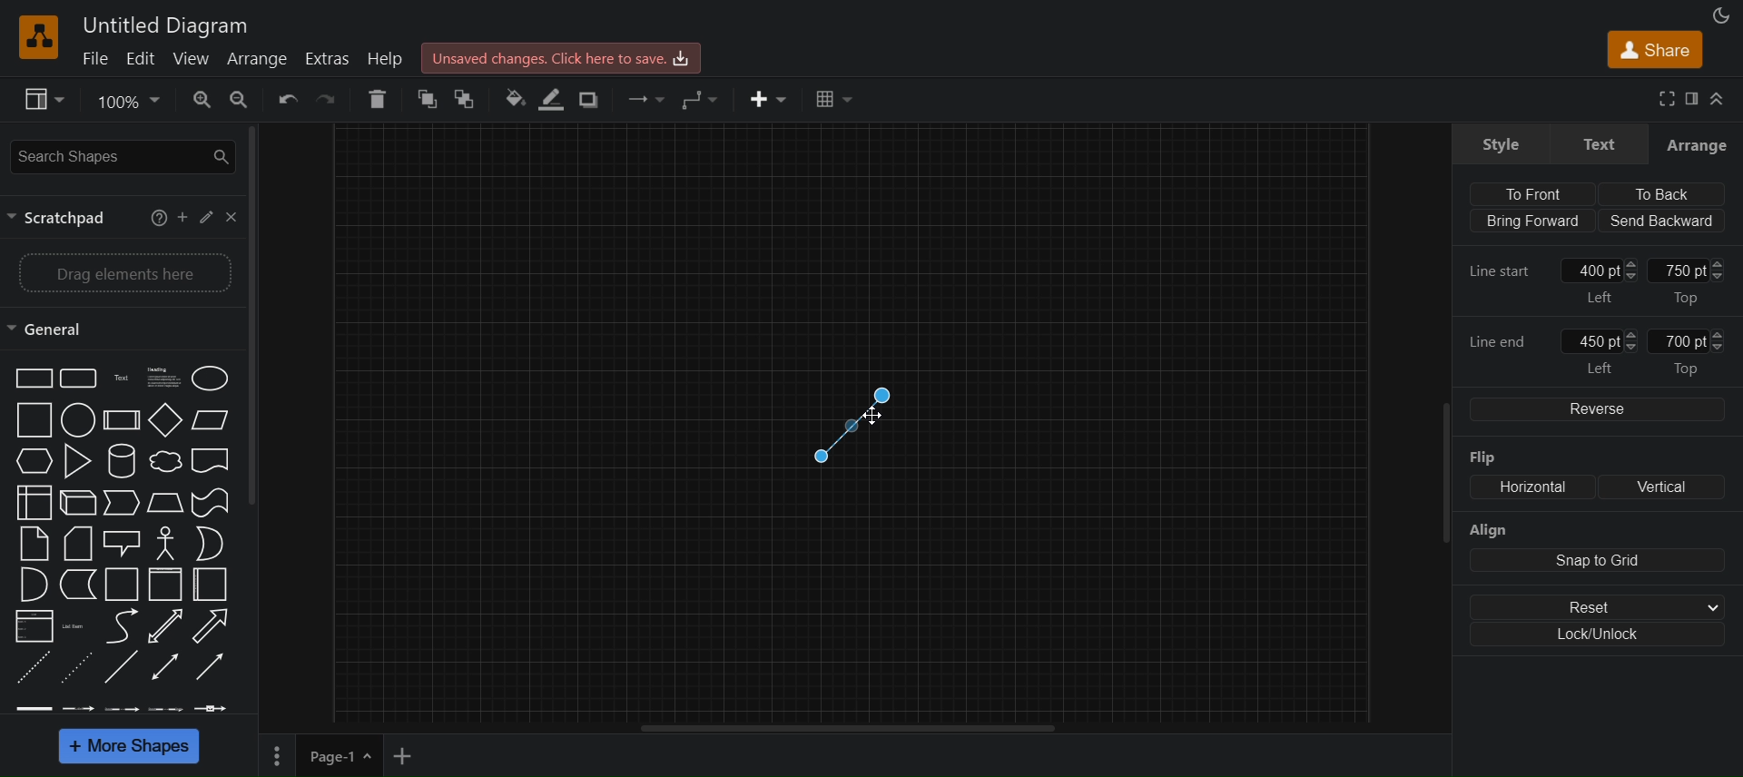 The height and width of the screenshot is (777, 1743). Describe the element at coordinates (196, 58) in the screenshot. I see `view` at that location.